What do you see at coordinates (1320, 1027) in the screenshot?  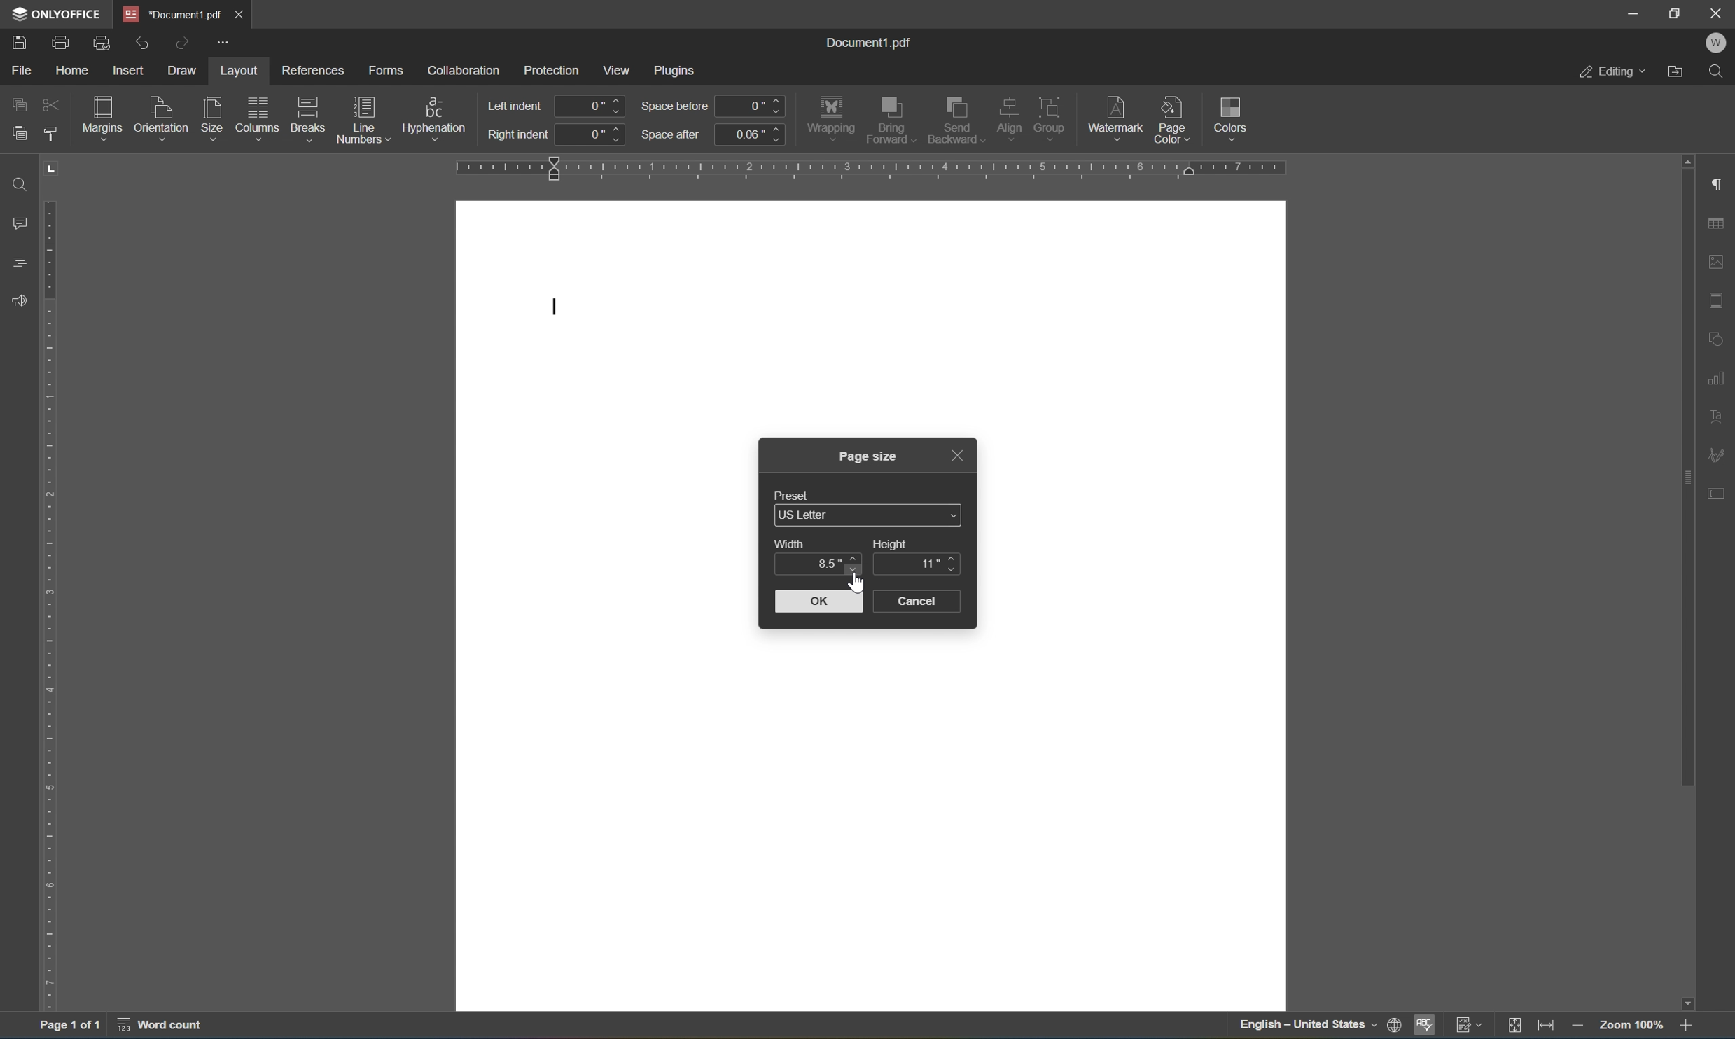 I see `set document language` at bounding box center [1320, 1027].